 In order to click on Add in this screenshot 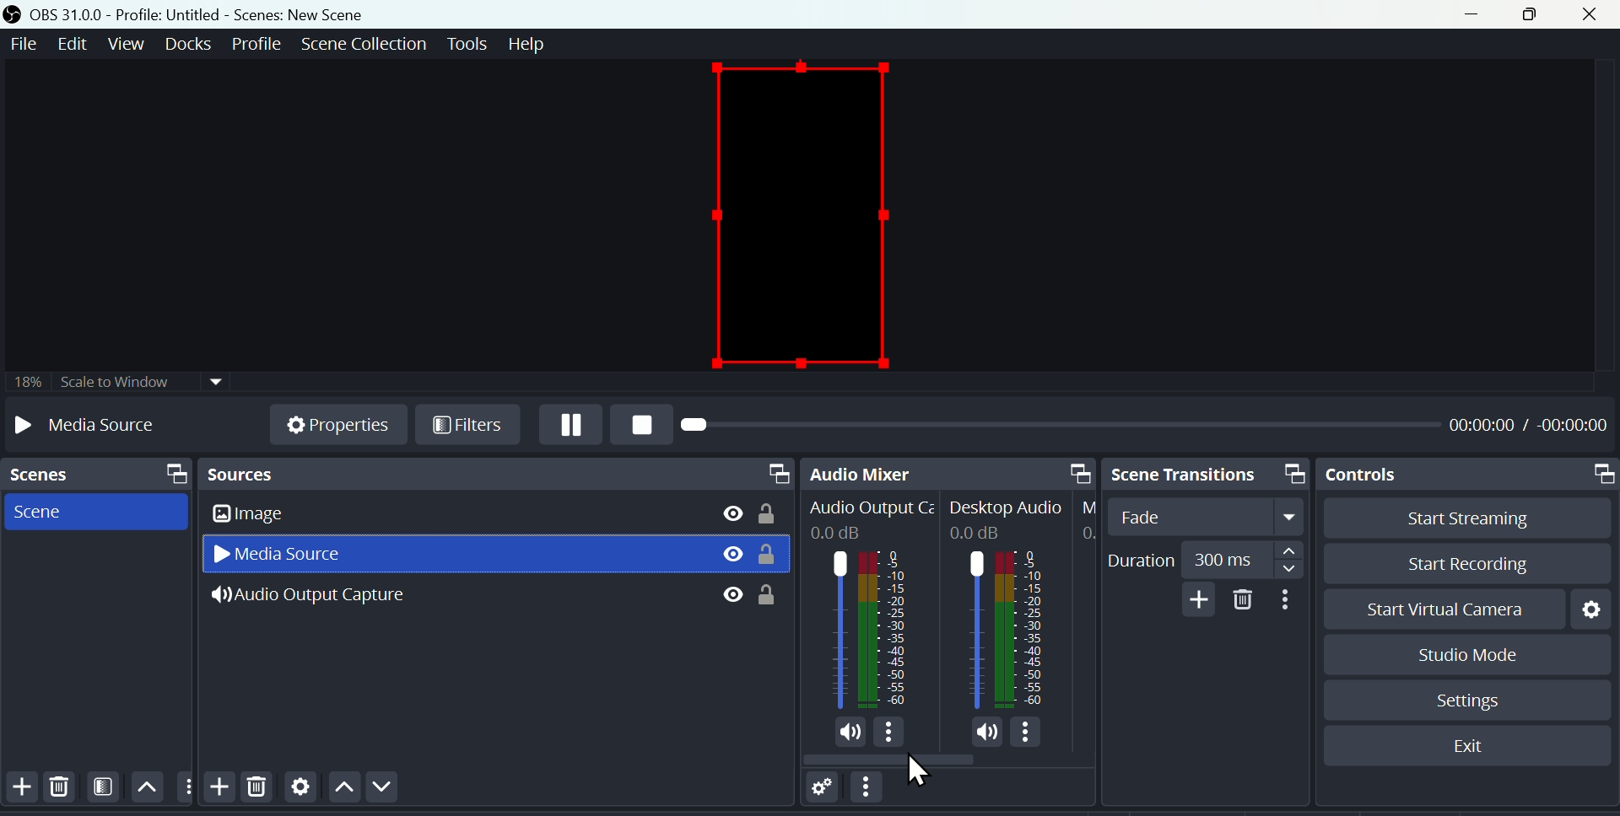, I will do `click(19, 789)`.